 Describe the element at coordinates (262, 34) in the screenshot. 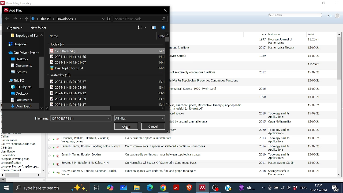

I see `Year` at that location.